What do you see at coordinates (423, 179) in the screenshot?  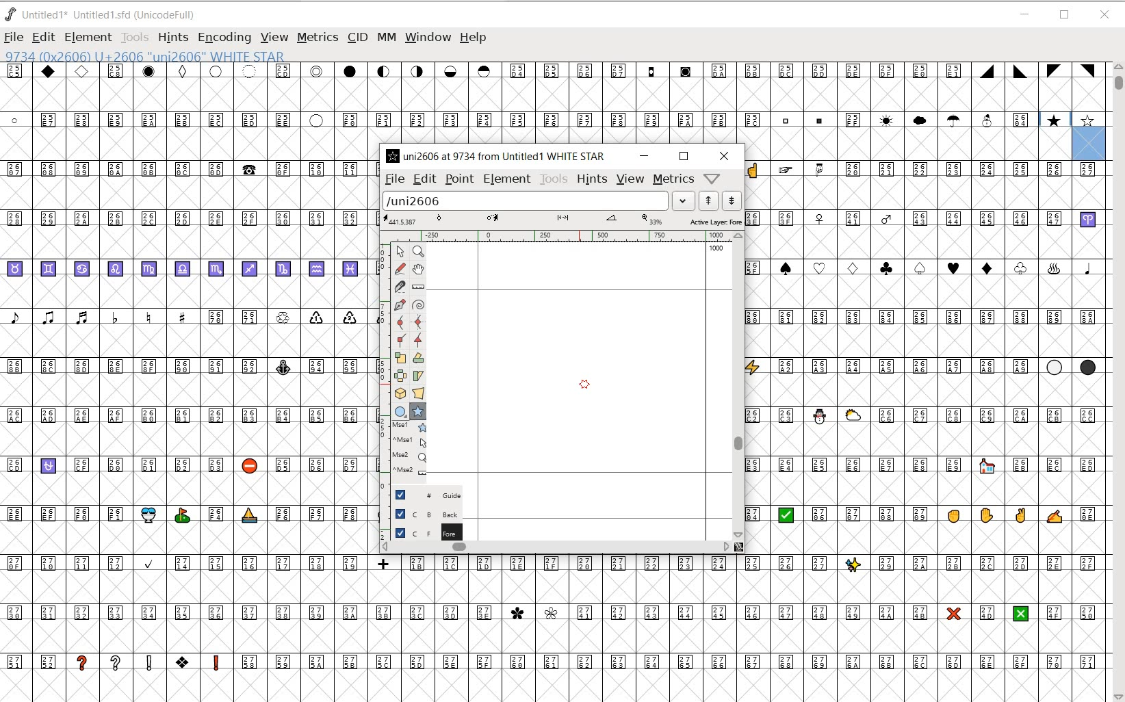 I see `EDIT` at bounding box center [423, 179].